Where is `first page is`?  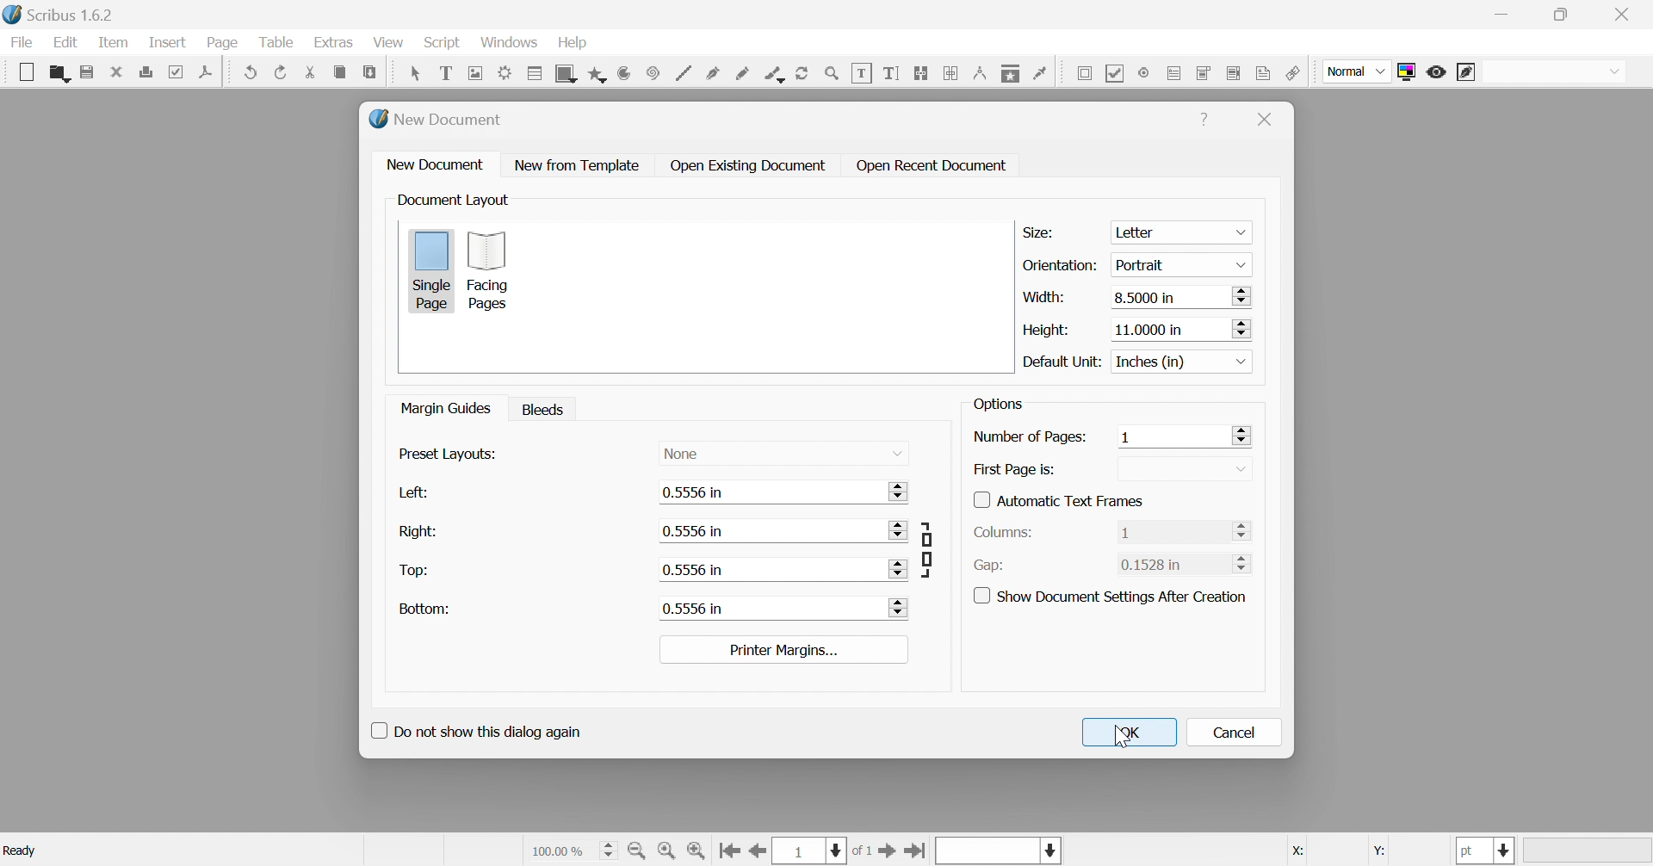 first page is is located at coordinates (1016, 469).